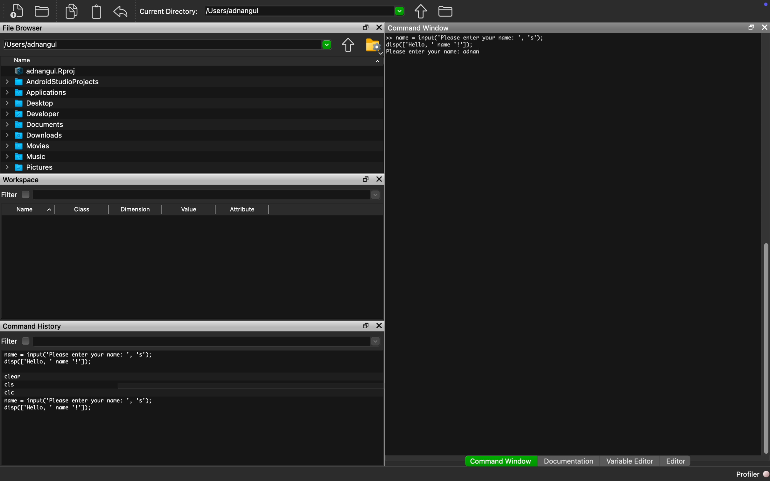 The height and width of the screenshot is (481, 770). I want to click on Name , so click(32, 210).